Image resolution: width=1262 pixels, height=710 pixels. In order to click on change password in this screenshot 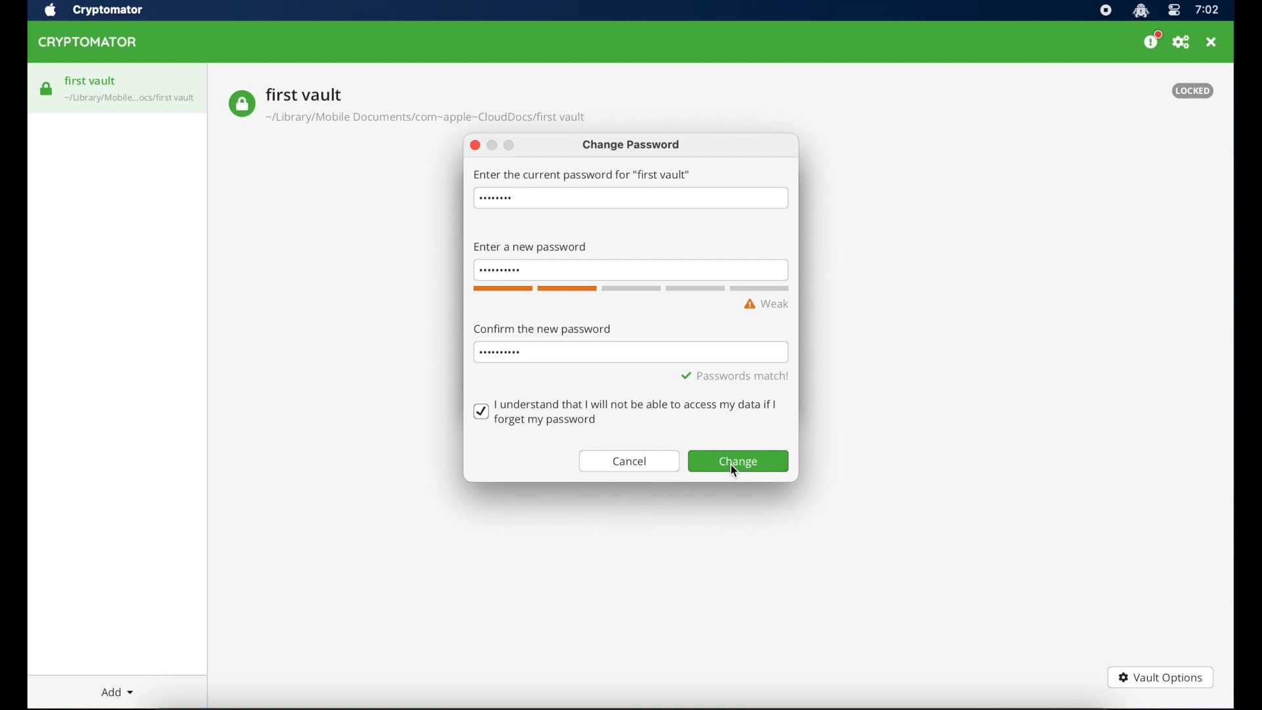, I will do `click(632, 146)`.